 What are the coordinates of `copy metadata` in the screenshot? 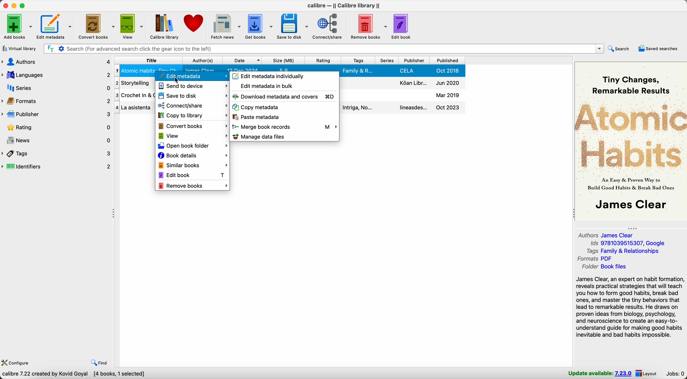 It's located at (259, 106).